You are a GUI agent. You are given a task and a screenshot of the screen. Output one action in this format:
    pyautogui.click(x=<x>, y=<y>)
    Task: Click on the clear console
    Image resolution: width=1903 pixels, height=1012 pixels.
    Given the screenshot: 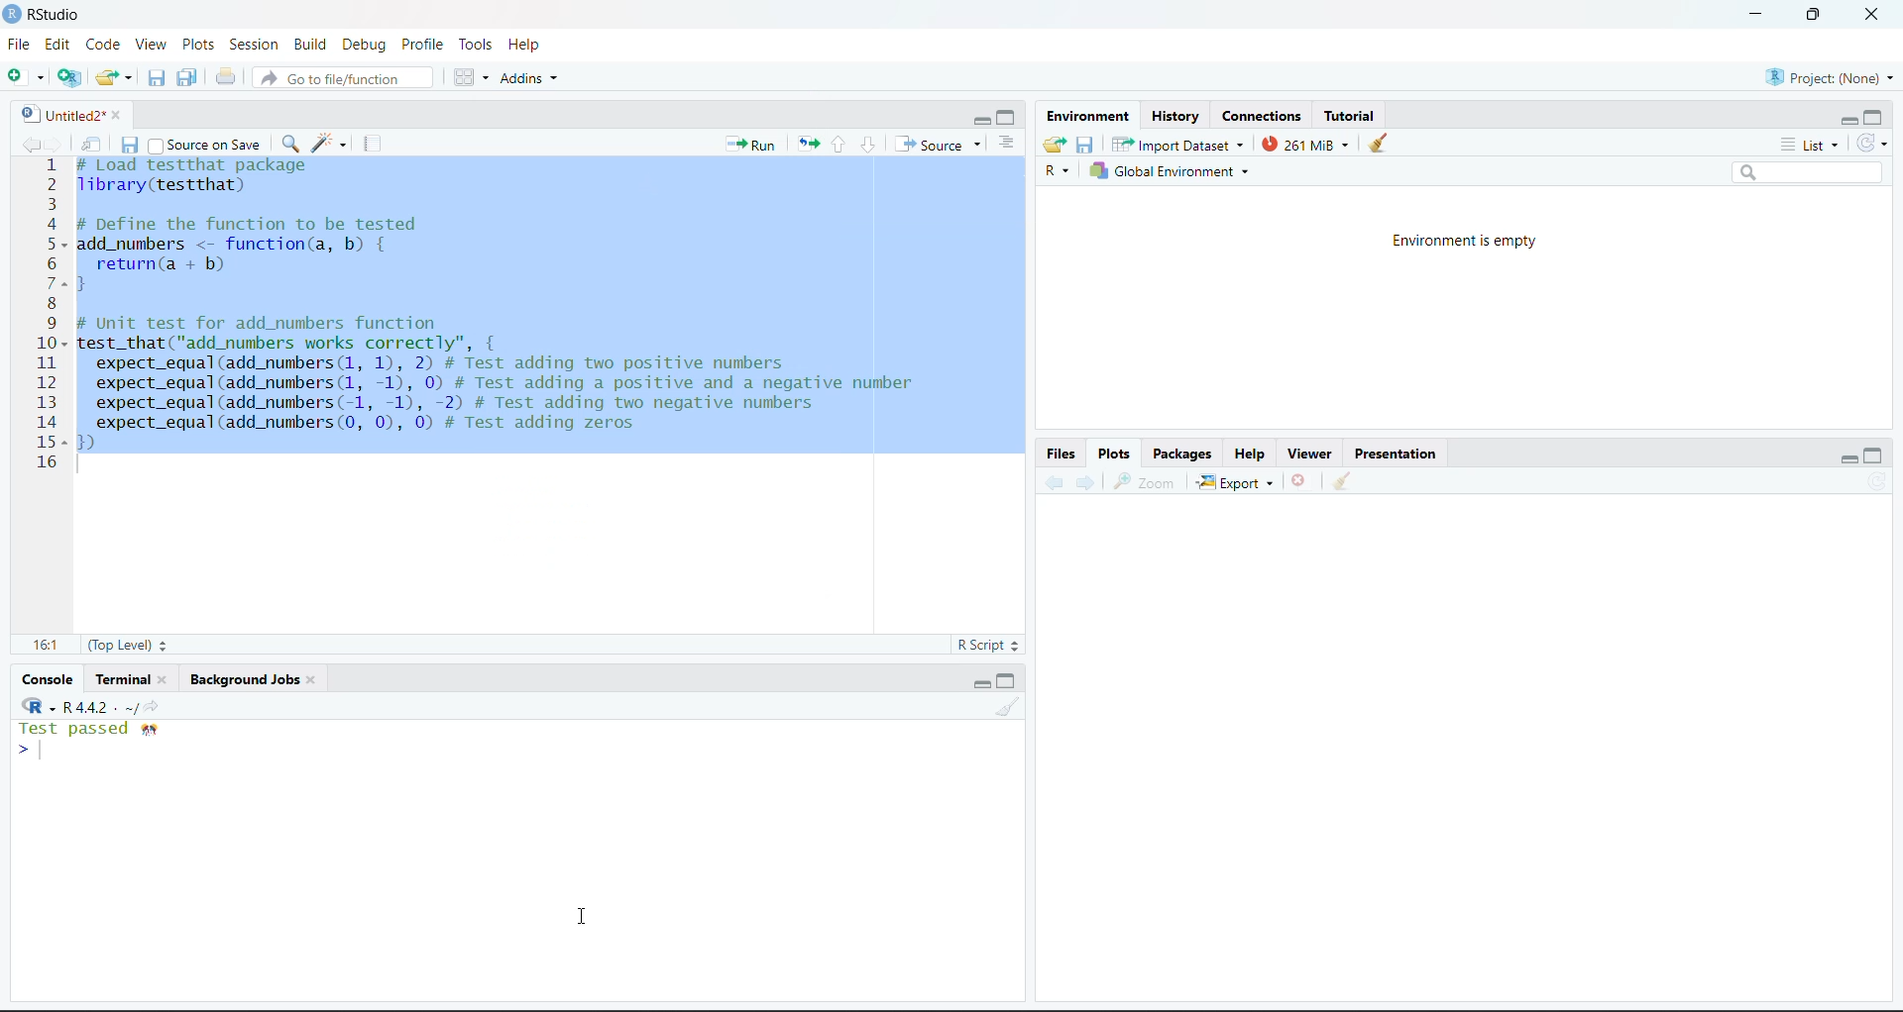 What is the action you would take?
    pyautogui.click(x=1382, y=145)
    